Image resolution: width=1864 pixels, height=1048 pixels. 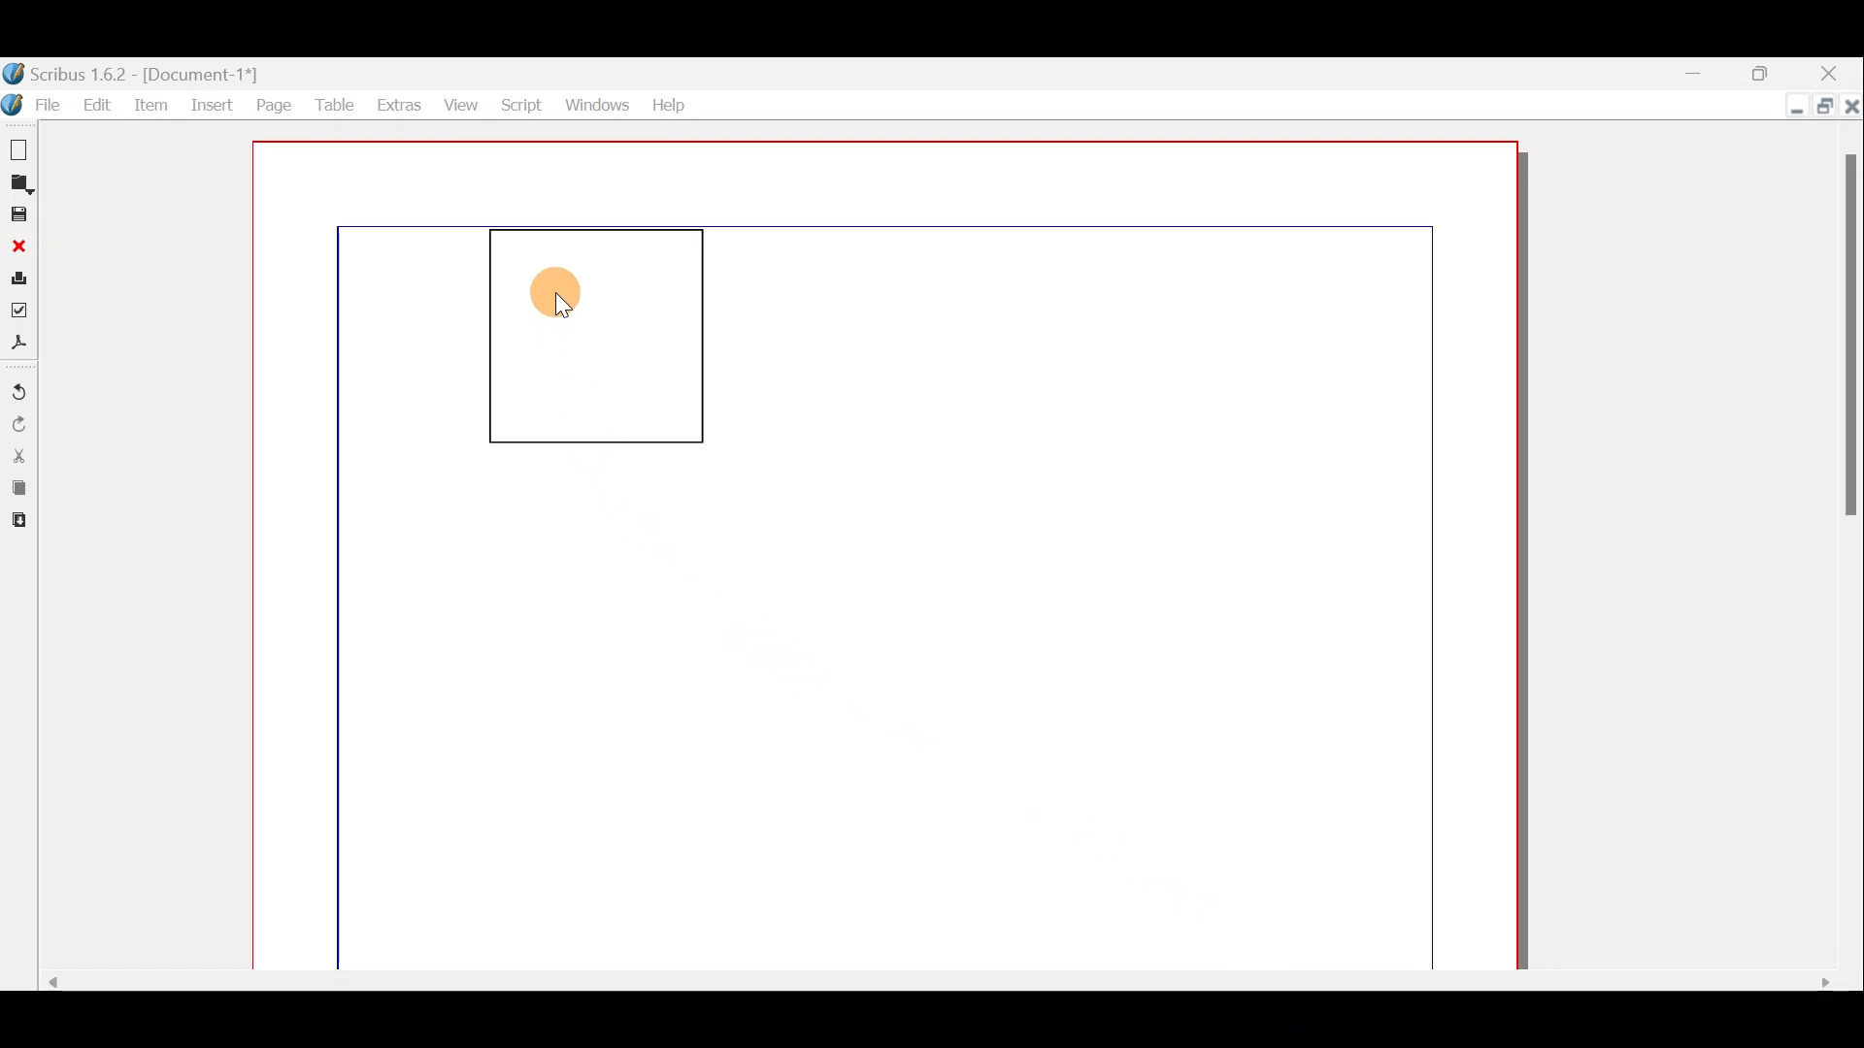 I want to click on Page, so click(x=271, y=104).